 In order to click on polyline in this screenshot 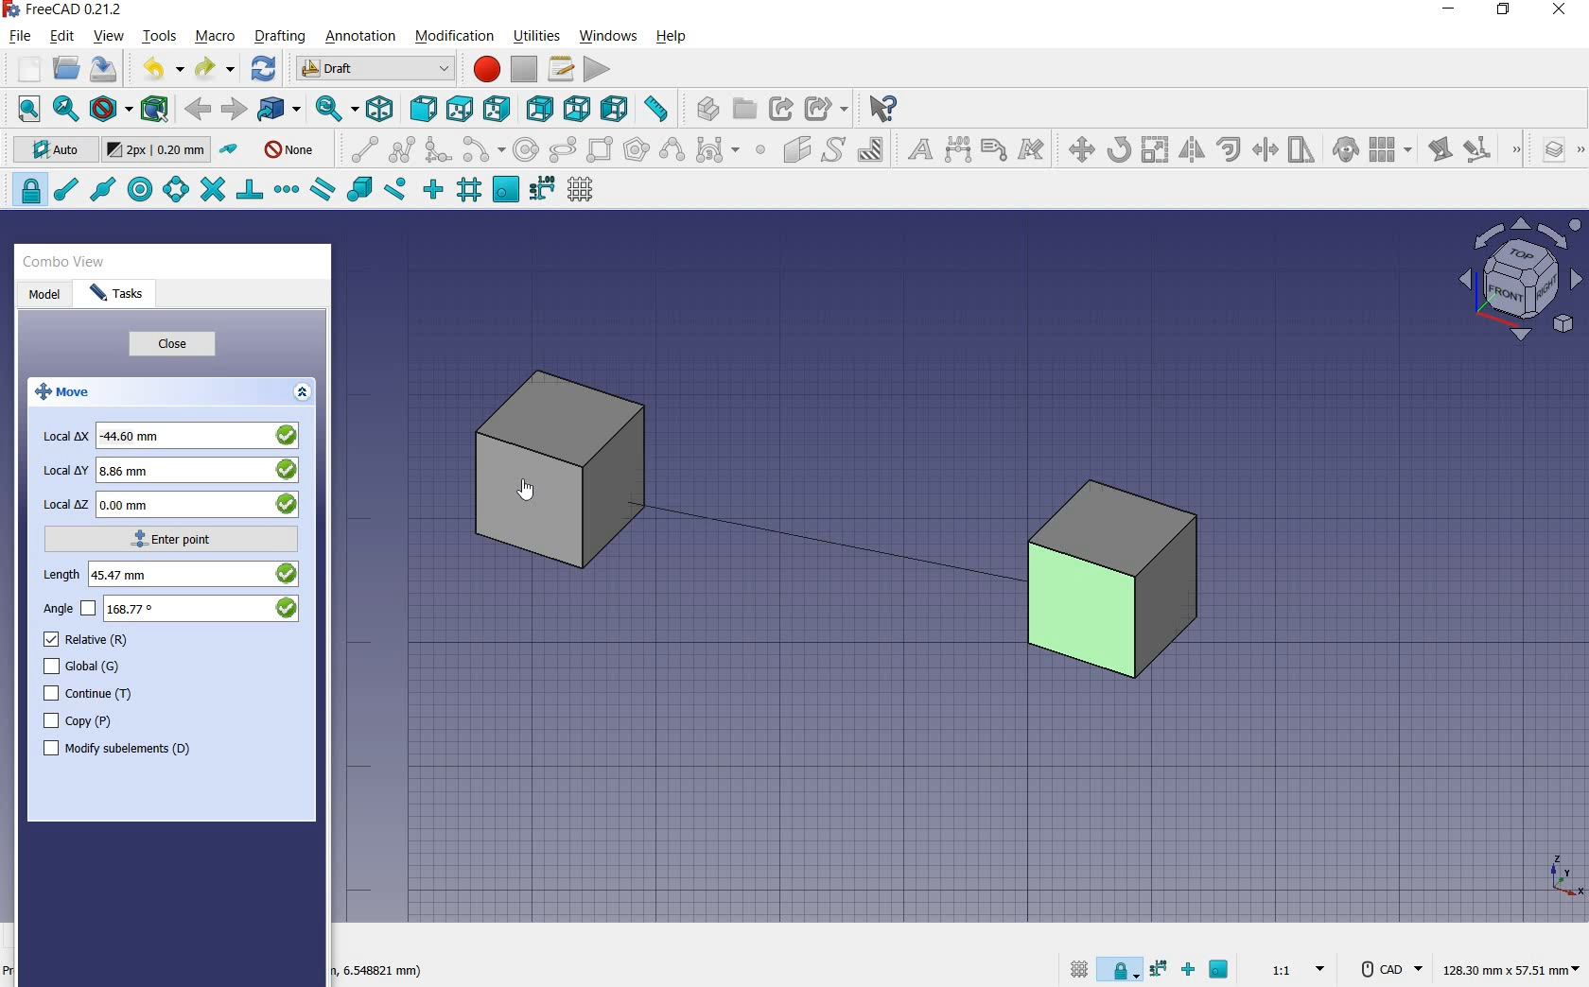, I will do `click(403, 150)`.